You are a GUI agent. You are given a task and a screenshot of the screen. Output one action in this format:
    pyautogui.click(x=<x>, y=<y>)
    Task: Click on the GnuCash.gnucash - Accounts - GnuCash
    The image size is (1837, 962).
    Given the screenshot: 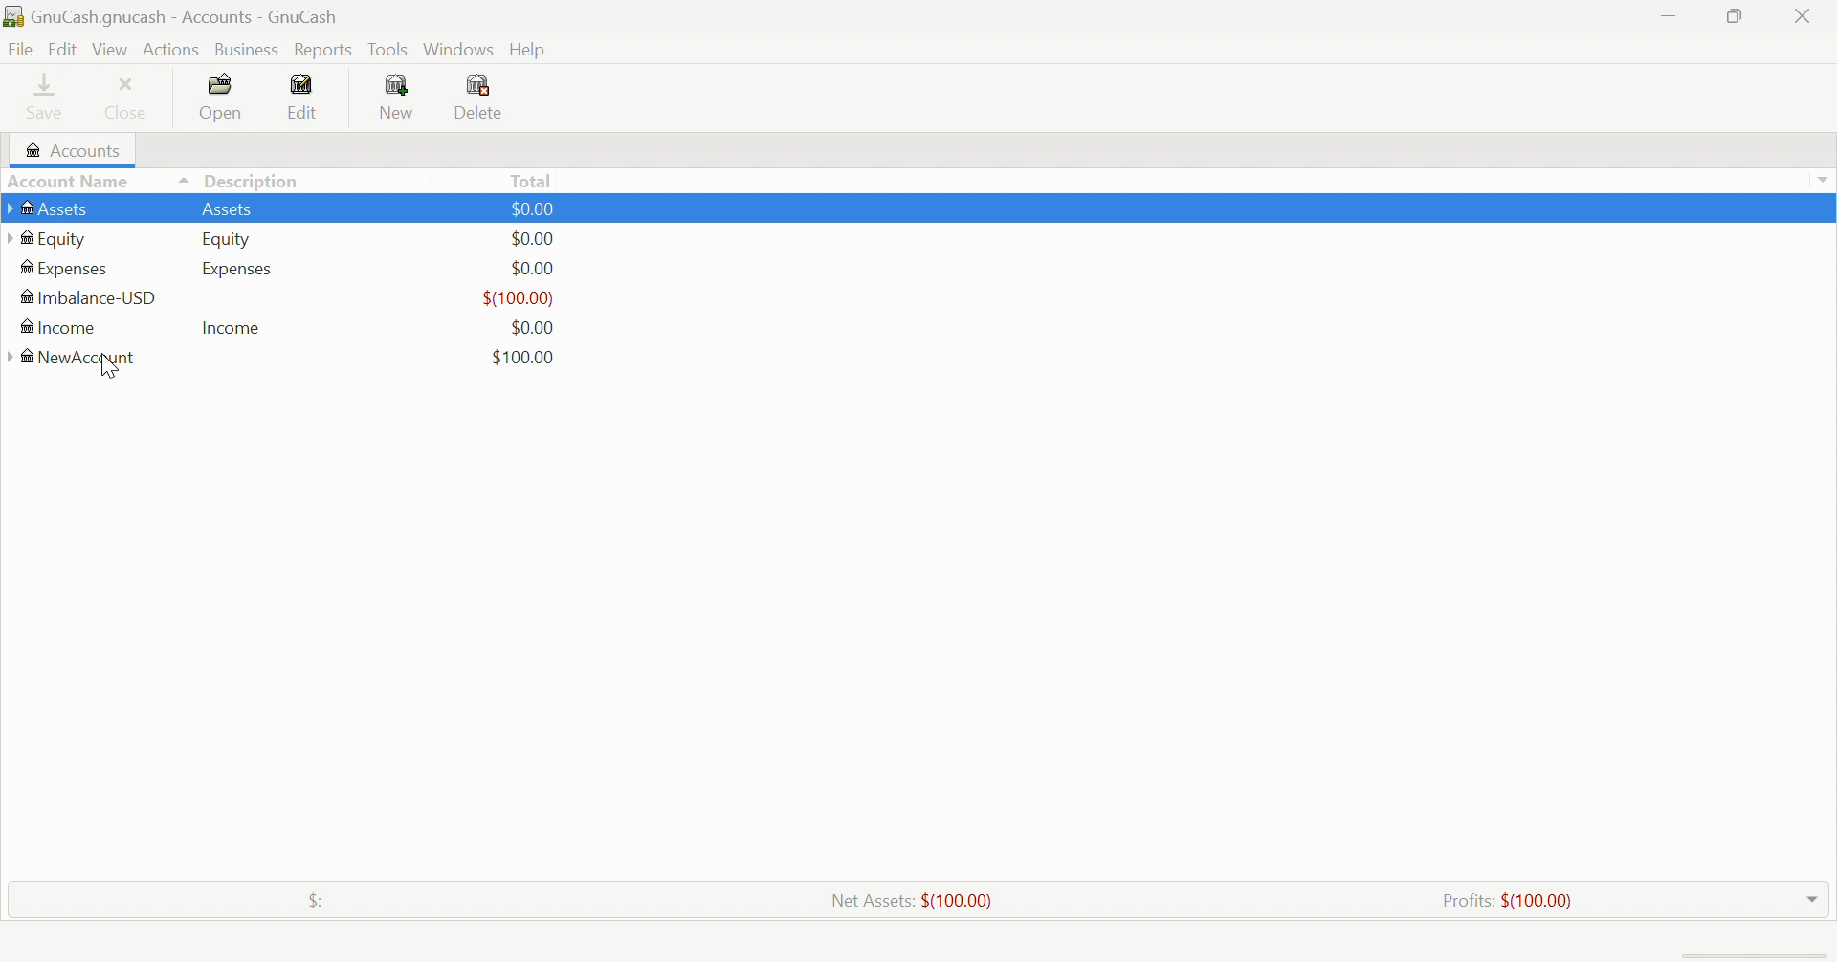 What is the action you would take?
    pyautogui.click(x=181, y=17)
    